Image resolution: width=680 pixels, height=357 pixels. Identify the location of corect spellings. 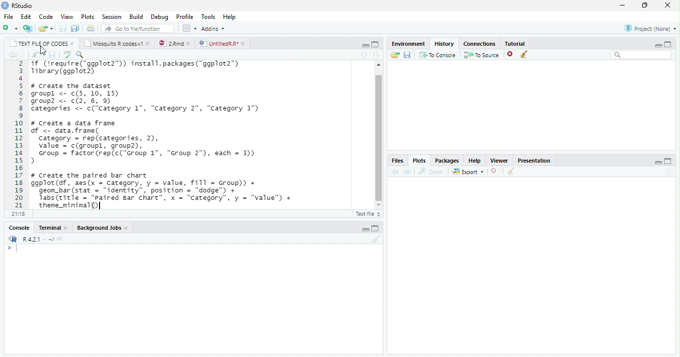
(67, 54).